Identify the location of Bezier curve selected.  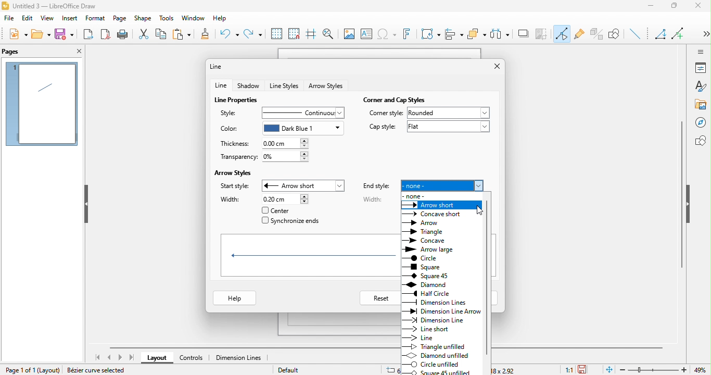
(99, 371).